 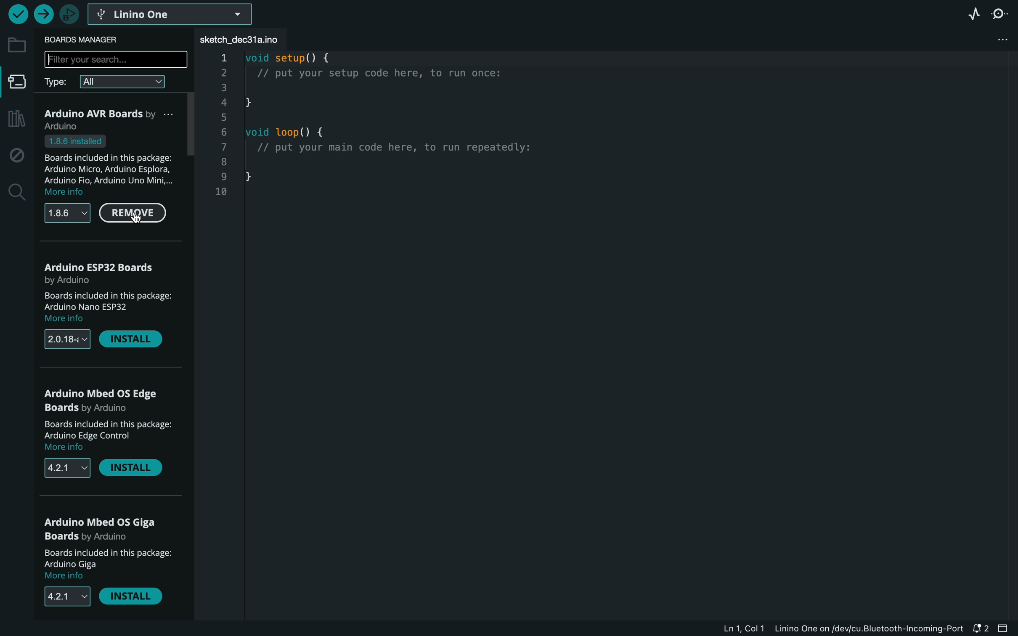 What do you see at coordinates (393, 130) in the screenshot?
I see `code` at bounding box center [393, 130].